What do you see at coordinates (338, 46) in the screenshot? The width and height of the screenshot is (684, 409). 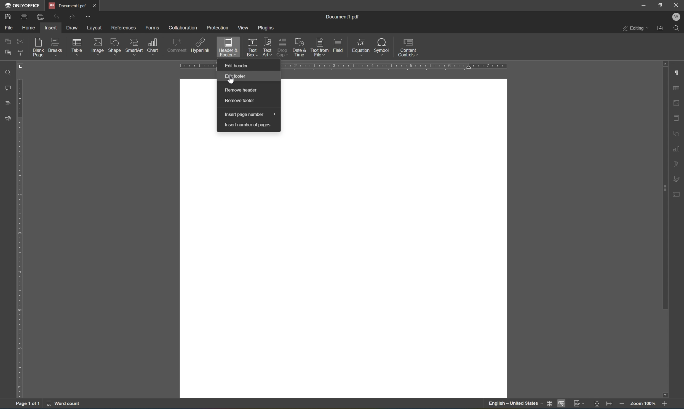 I see `field` at bounding box center [338, 46].